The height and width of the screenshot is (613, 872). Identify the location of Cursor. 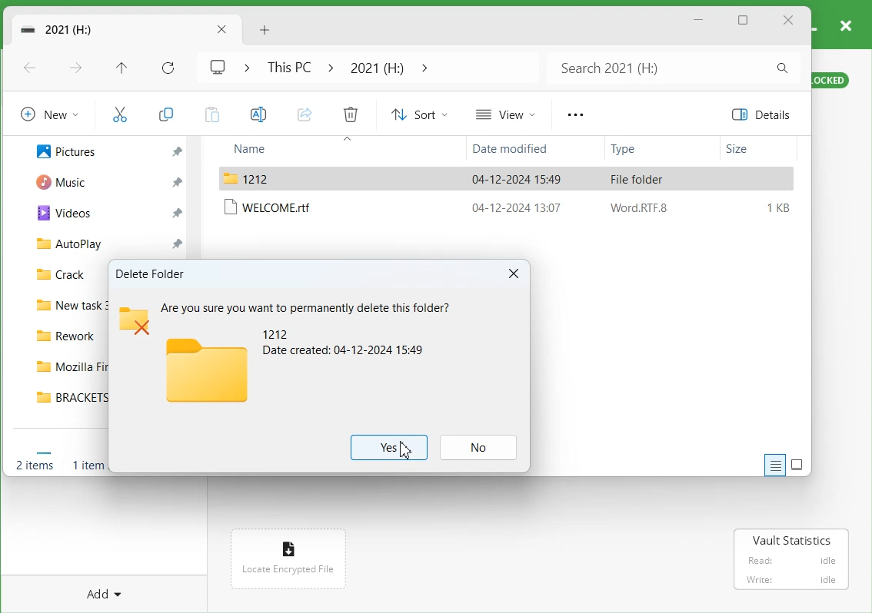
(405, 451).